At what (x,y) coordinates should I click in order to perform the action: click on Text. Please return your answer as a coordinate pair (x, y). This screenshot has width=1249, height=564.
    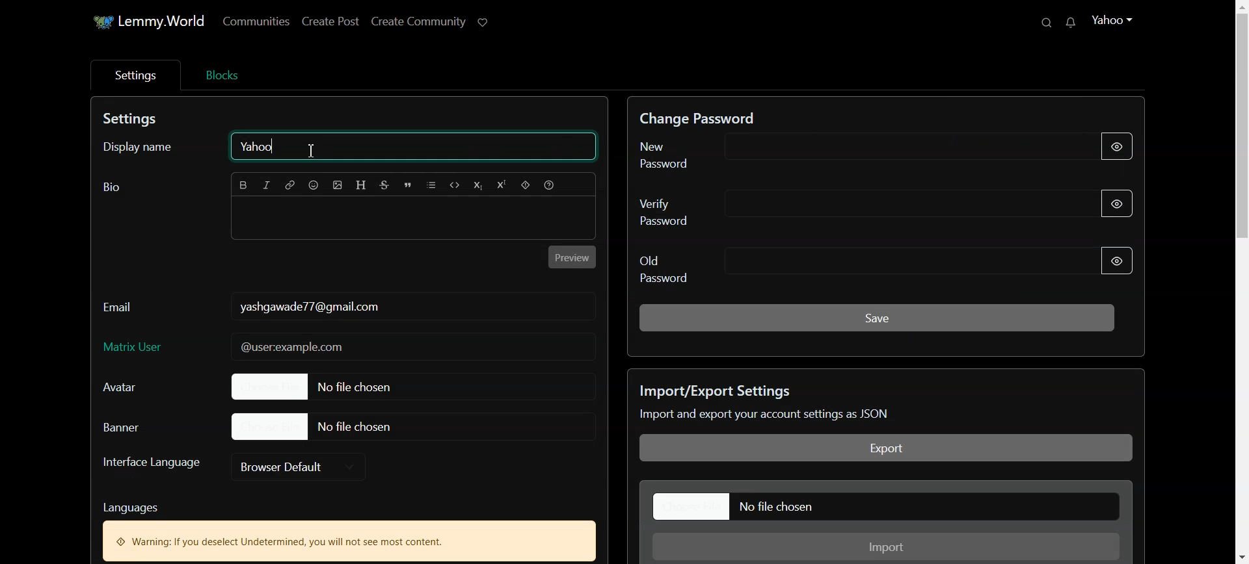
    Looking at the image, I should click on (112, 187).